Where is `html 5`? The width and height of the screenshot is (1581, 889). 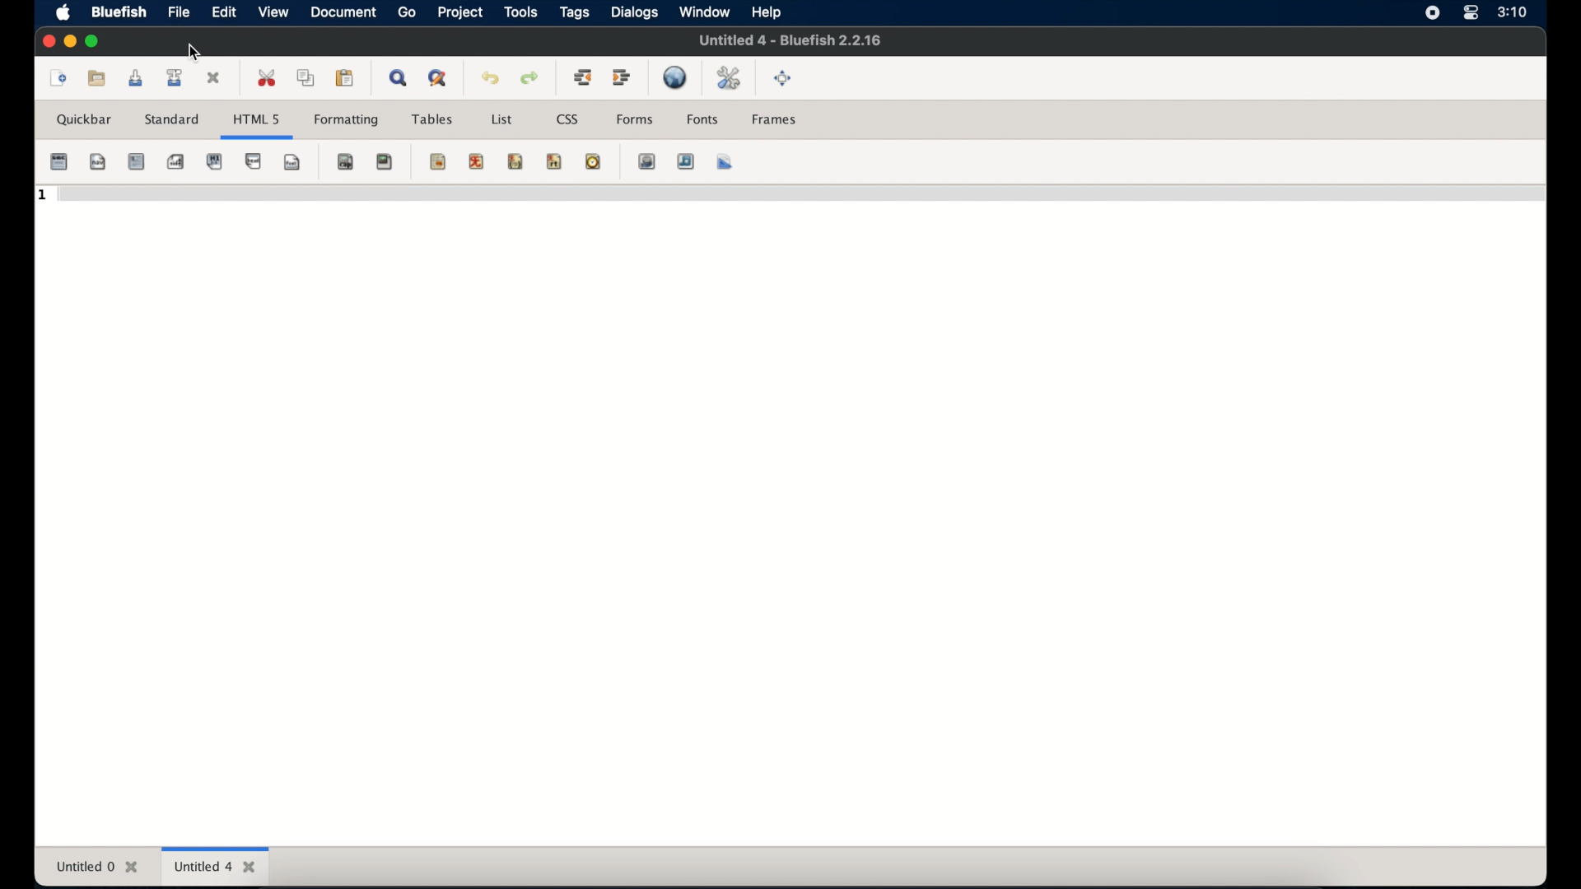
html 5 is located at coordinates (256, 120).